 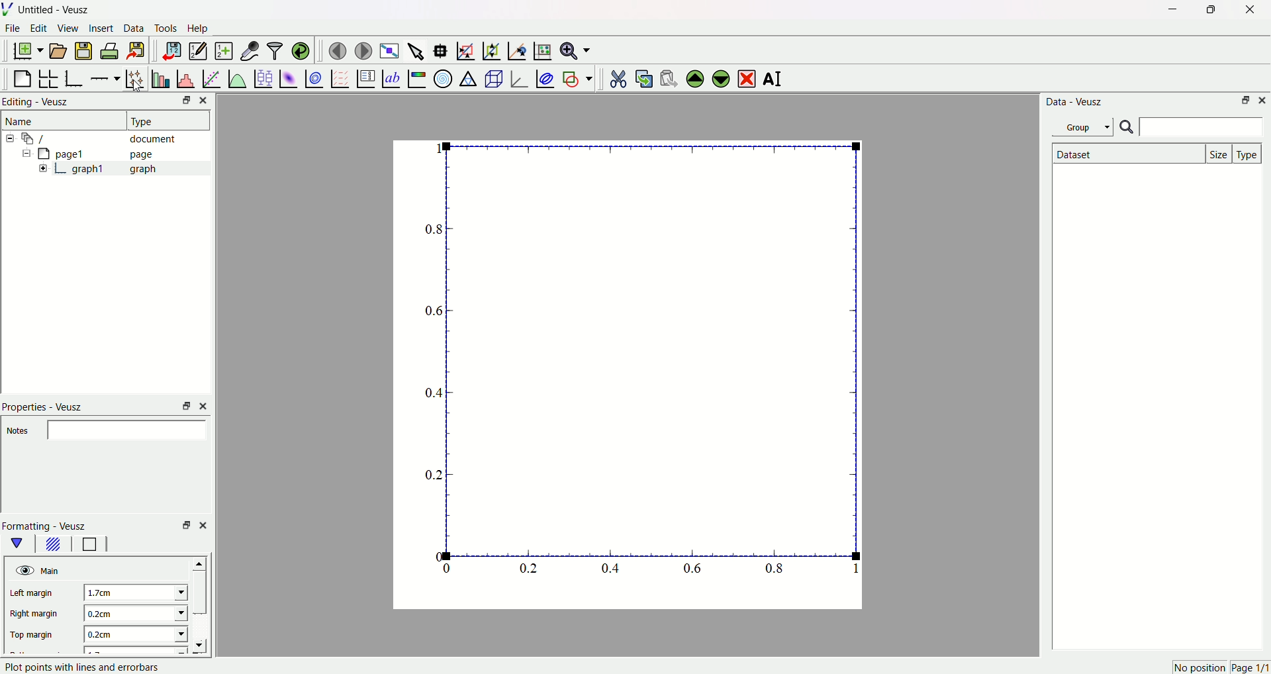 I want to click on page 1/1, so click(x=1250, y=668).